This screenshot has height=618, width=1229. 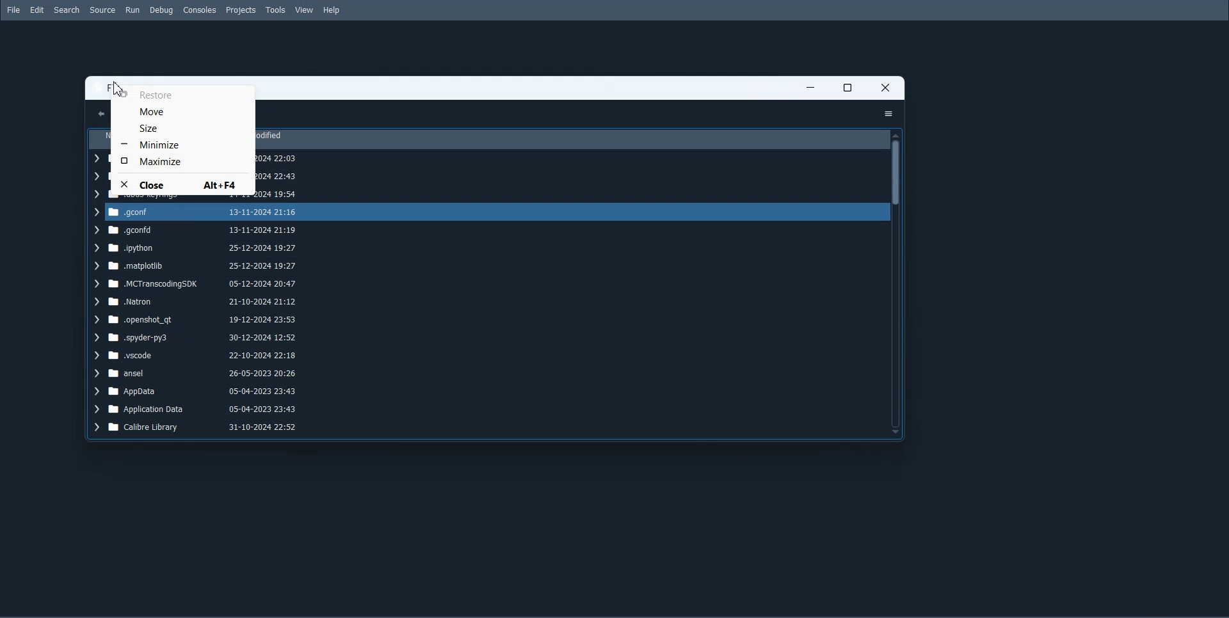 I want to click on Maximize, so click(x=847, y=88).